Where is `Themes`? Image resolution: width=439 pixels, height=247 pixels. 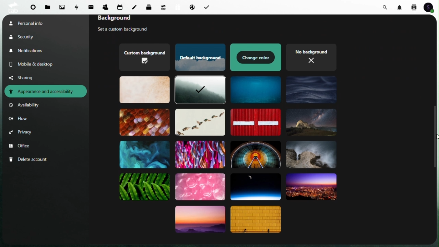
Themes is located at coordinates (255, 186).